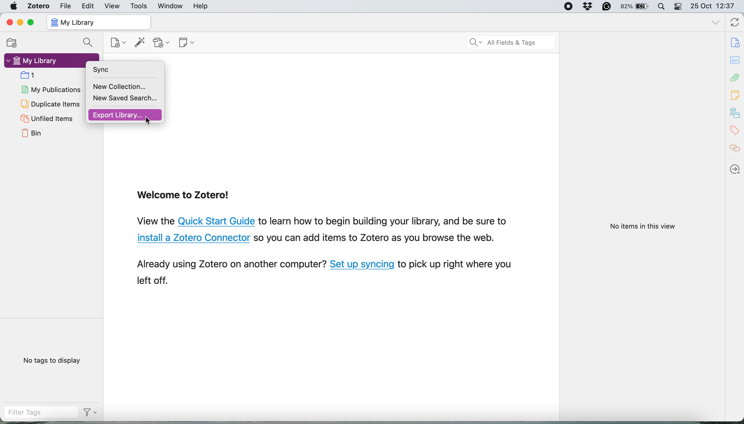 This screenshot has width=744, height=424. I want to click on window, so click(172, 6).